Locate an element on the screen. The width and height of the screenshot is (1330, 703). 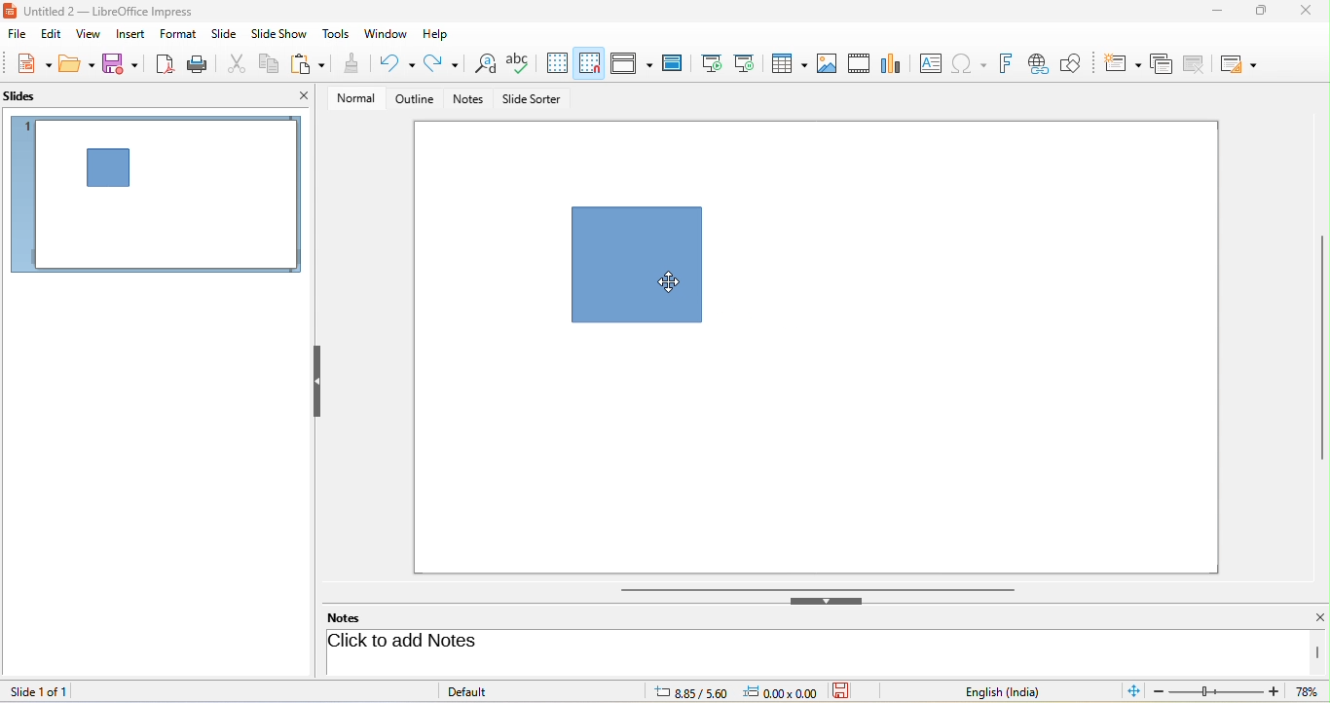
spelling is located at coordinates (521, 63).